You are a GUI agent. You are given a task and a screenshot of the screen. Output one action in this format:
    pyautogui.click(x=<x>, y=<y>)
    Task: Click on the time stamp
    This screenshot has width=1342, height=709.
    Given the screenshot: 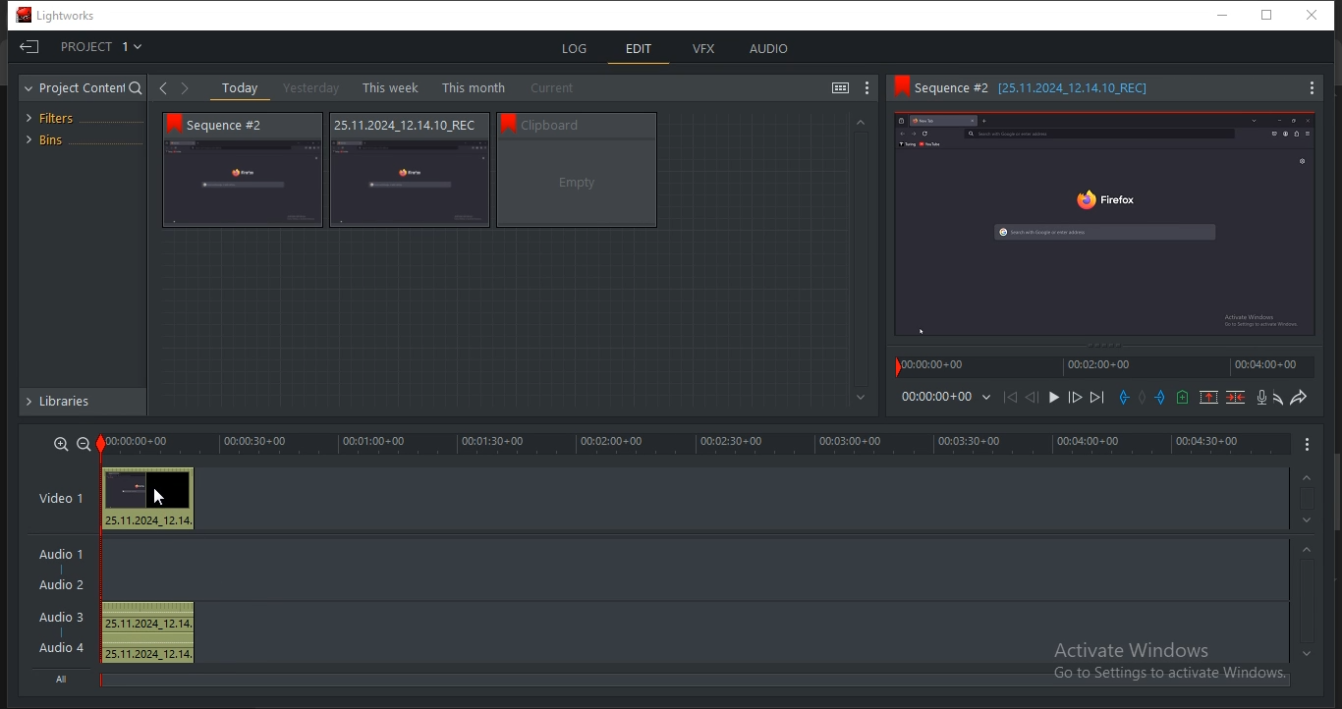 What is the action you would take?
    pyautogui.click(x=934, y=367)
    